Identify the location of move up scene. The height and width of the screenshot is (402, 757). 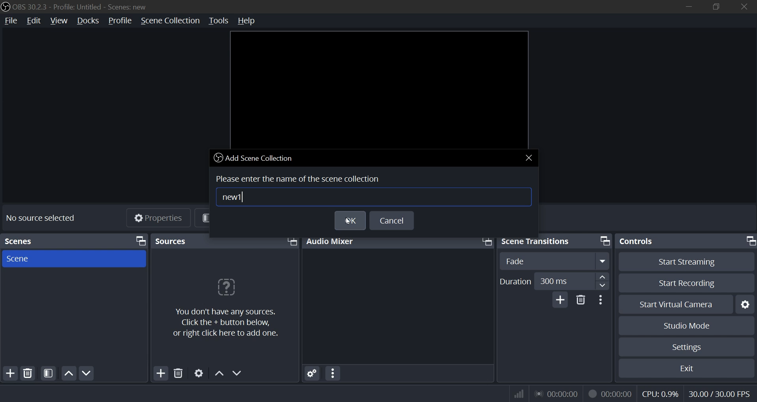
(68, 373).